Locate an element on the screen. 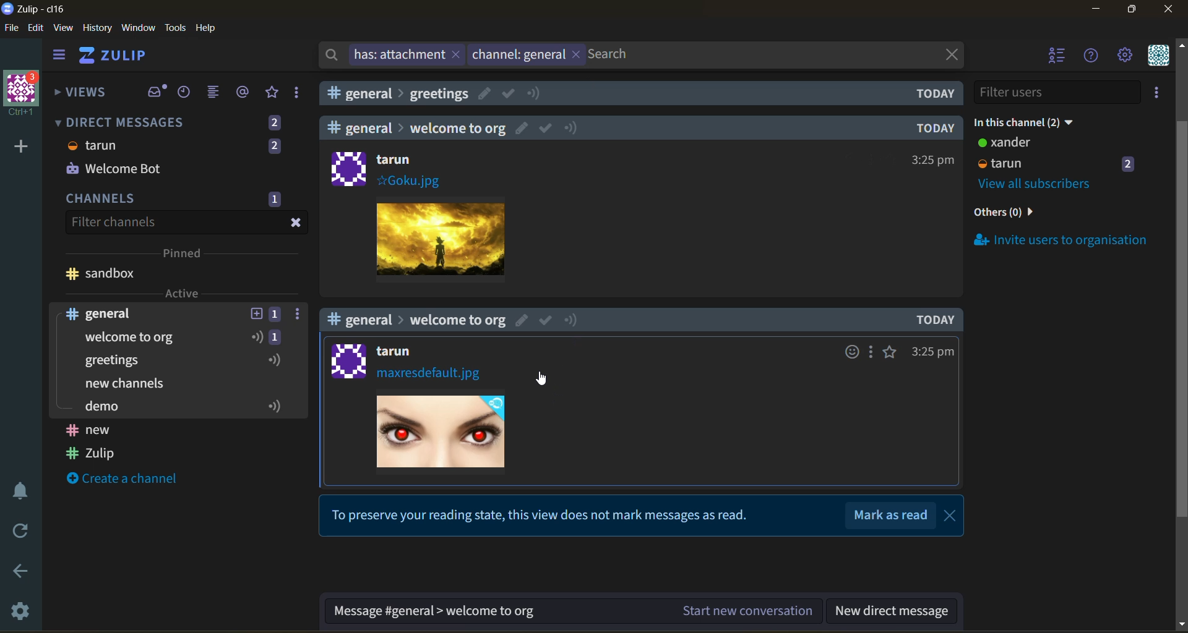 The image size is (1188, 633). tarun is located at coordinates (398, 351).